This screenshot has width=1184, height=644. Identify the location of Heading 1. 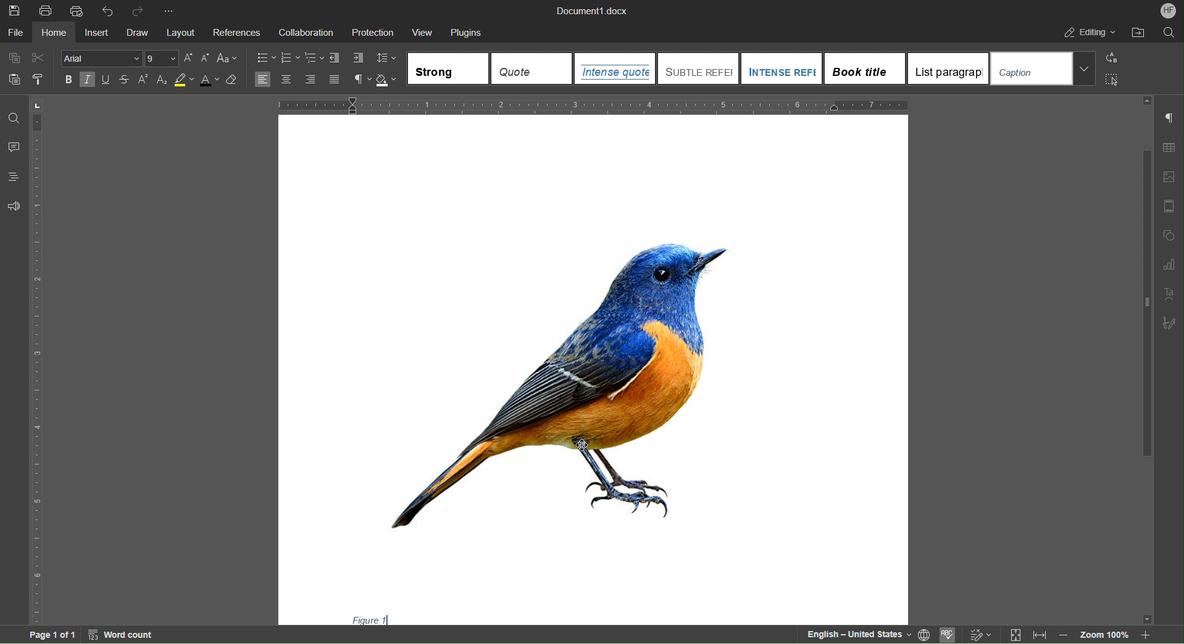
(615, 68).